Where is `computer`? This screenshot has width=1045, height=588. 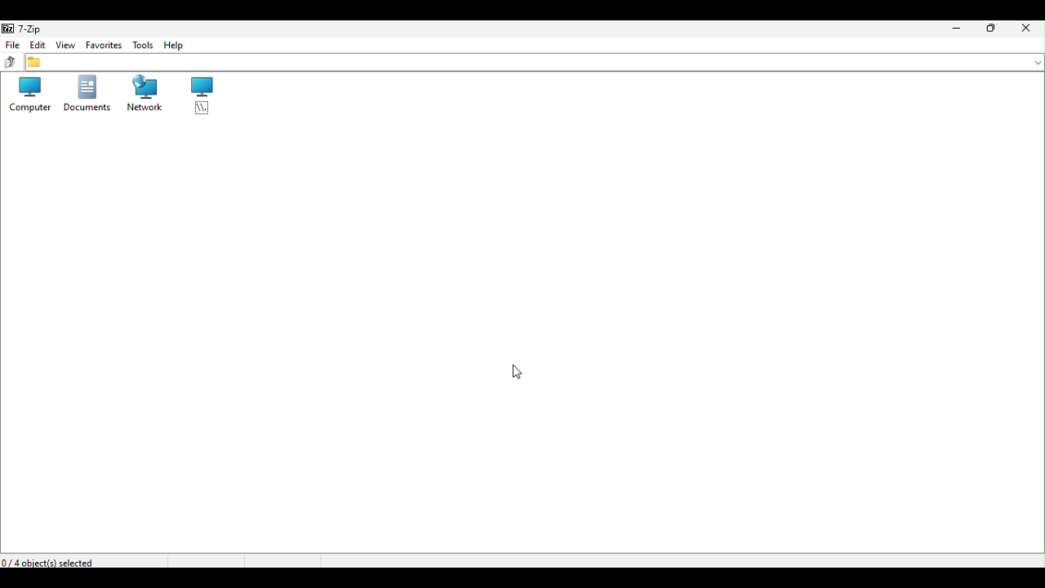
computer is located at coordinates (29, 93).